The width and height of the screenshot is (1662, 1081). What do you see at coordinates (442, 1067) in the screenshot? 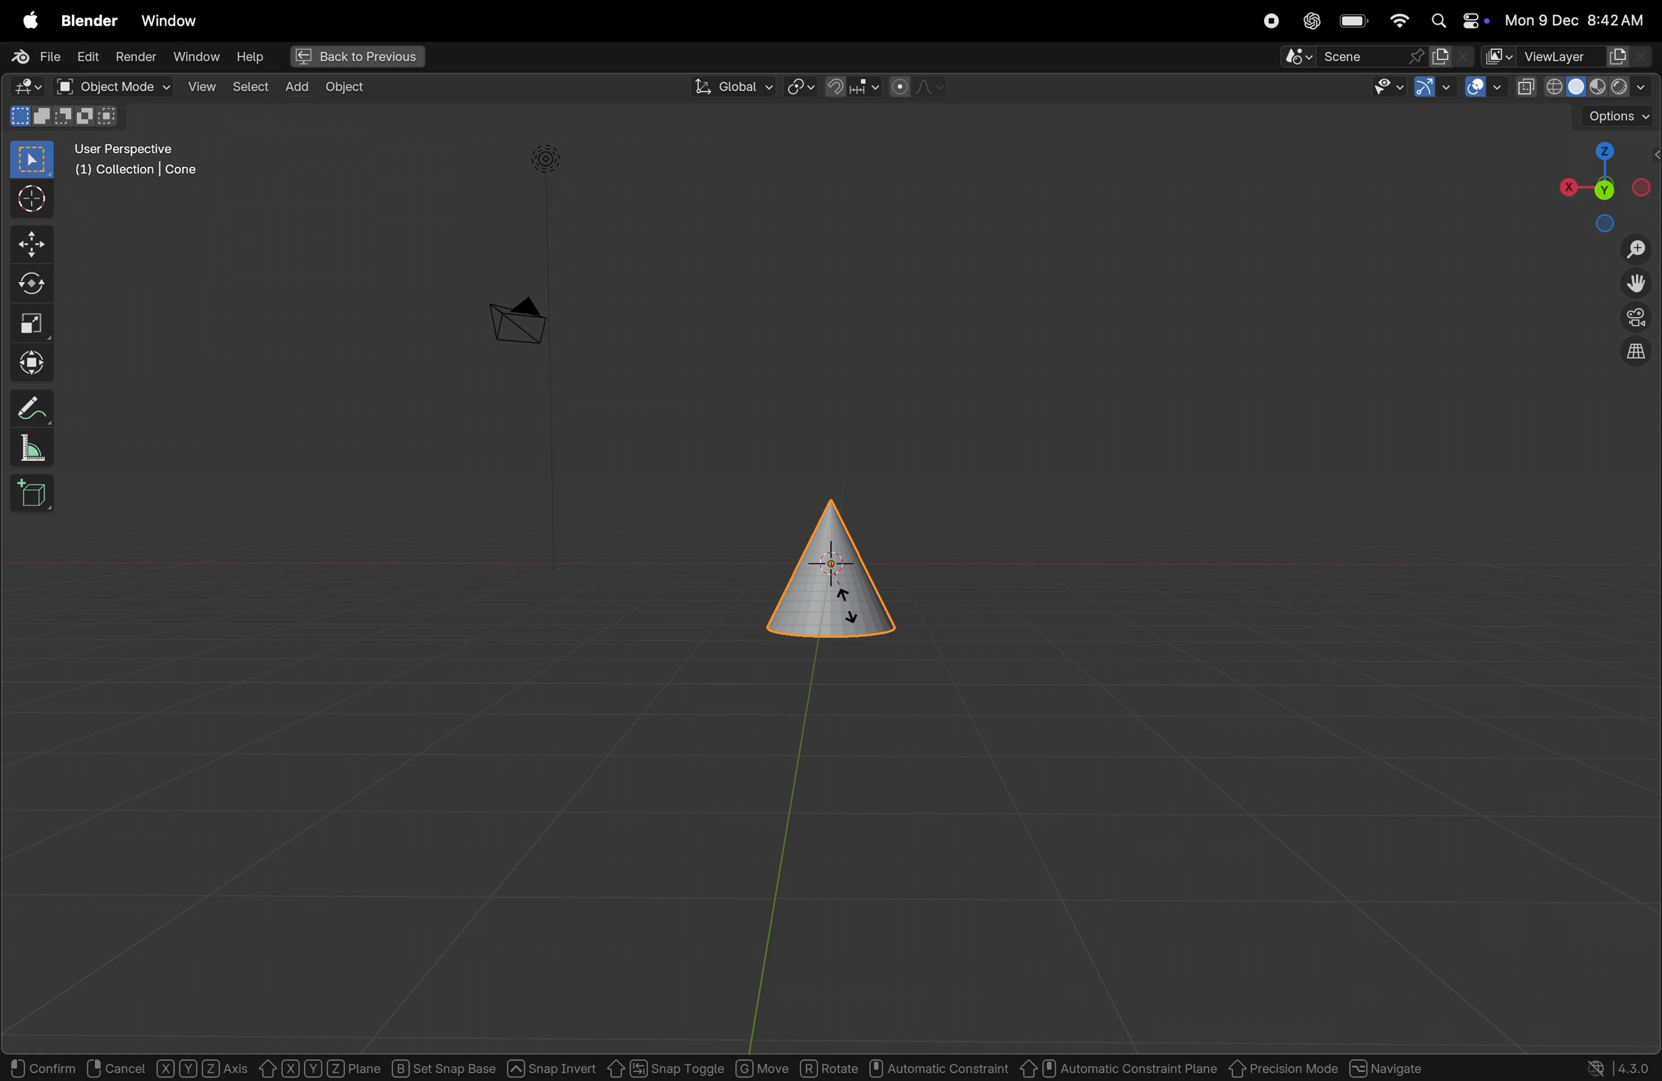
I see `sec snap base` at bounding box center [442, 1067].